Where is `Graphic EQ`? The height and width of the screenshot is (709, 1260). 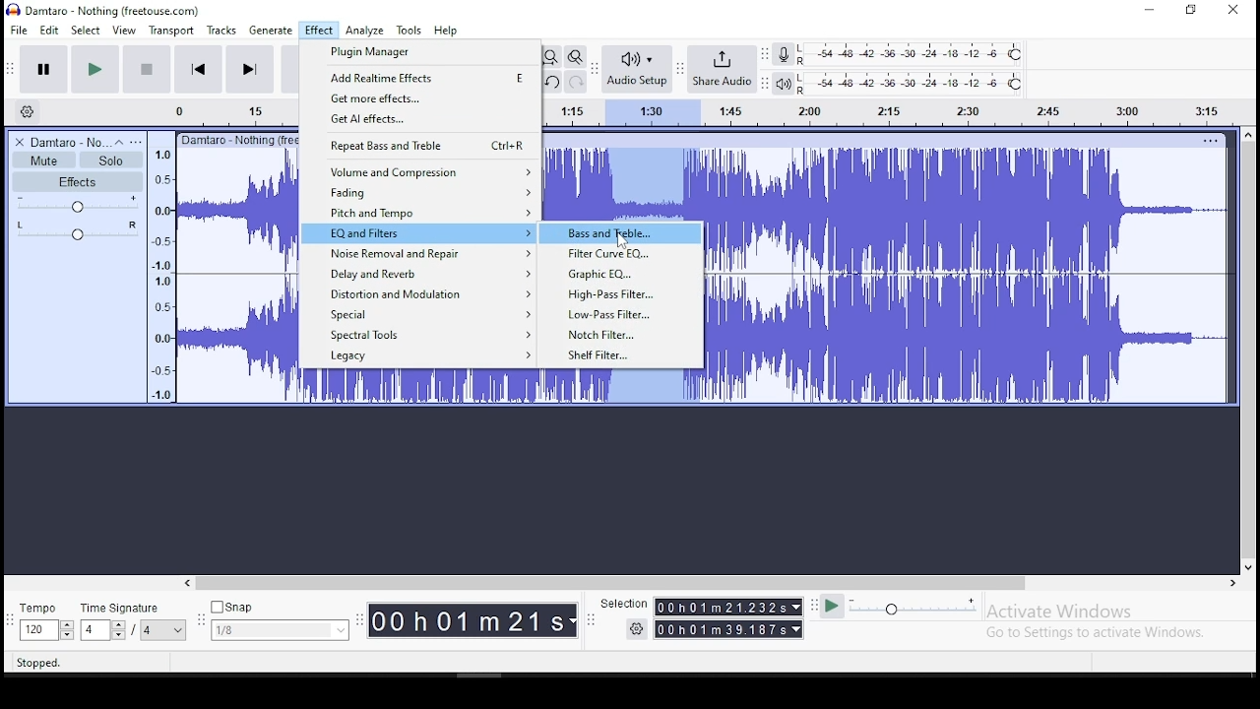
Graphic EQ is located at coordinates (622, 273).